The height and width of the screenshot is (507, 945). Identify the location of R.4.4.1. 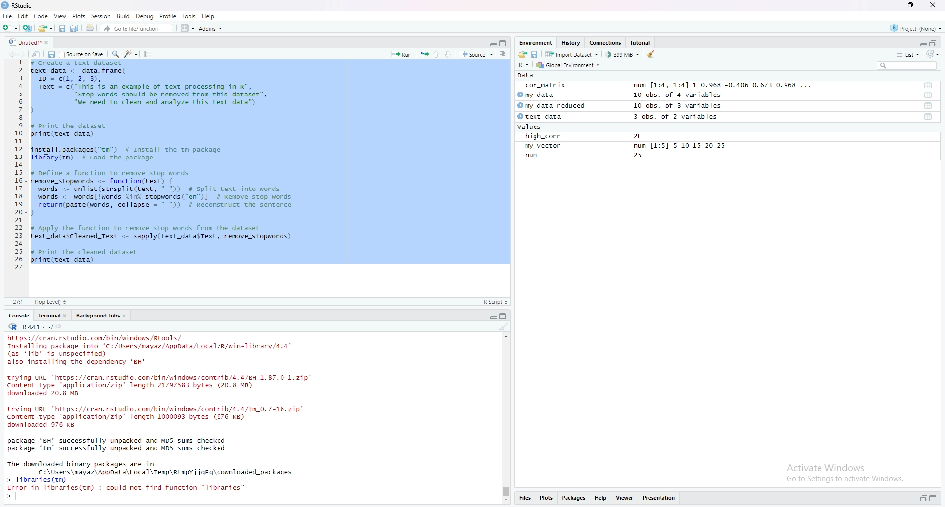
(30, 327).